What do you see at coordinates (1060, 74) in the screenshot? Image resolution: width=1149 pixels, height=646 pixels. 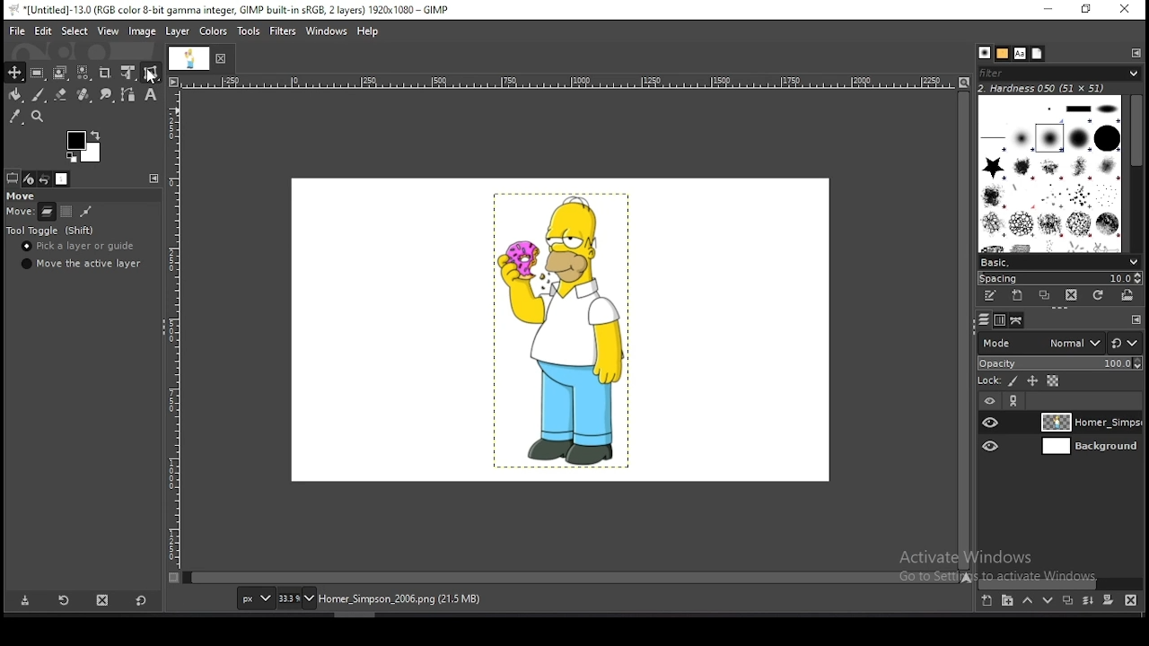 I see `filter brushes` at bounding box center [1060, 74].